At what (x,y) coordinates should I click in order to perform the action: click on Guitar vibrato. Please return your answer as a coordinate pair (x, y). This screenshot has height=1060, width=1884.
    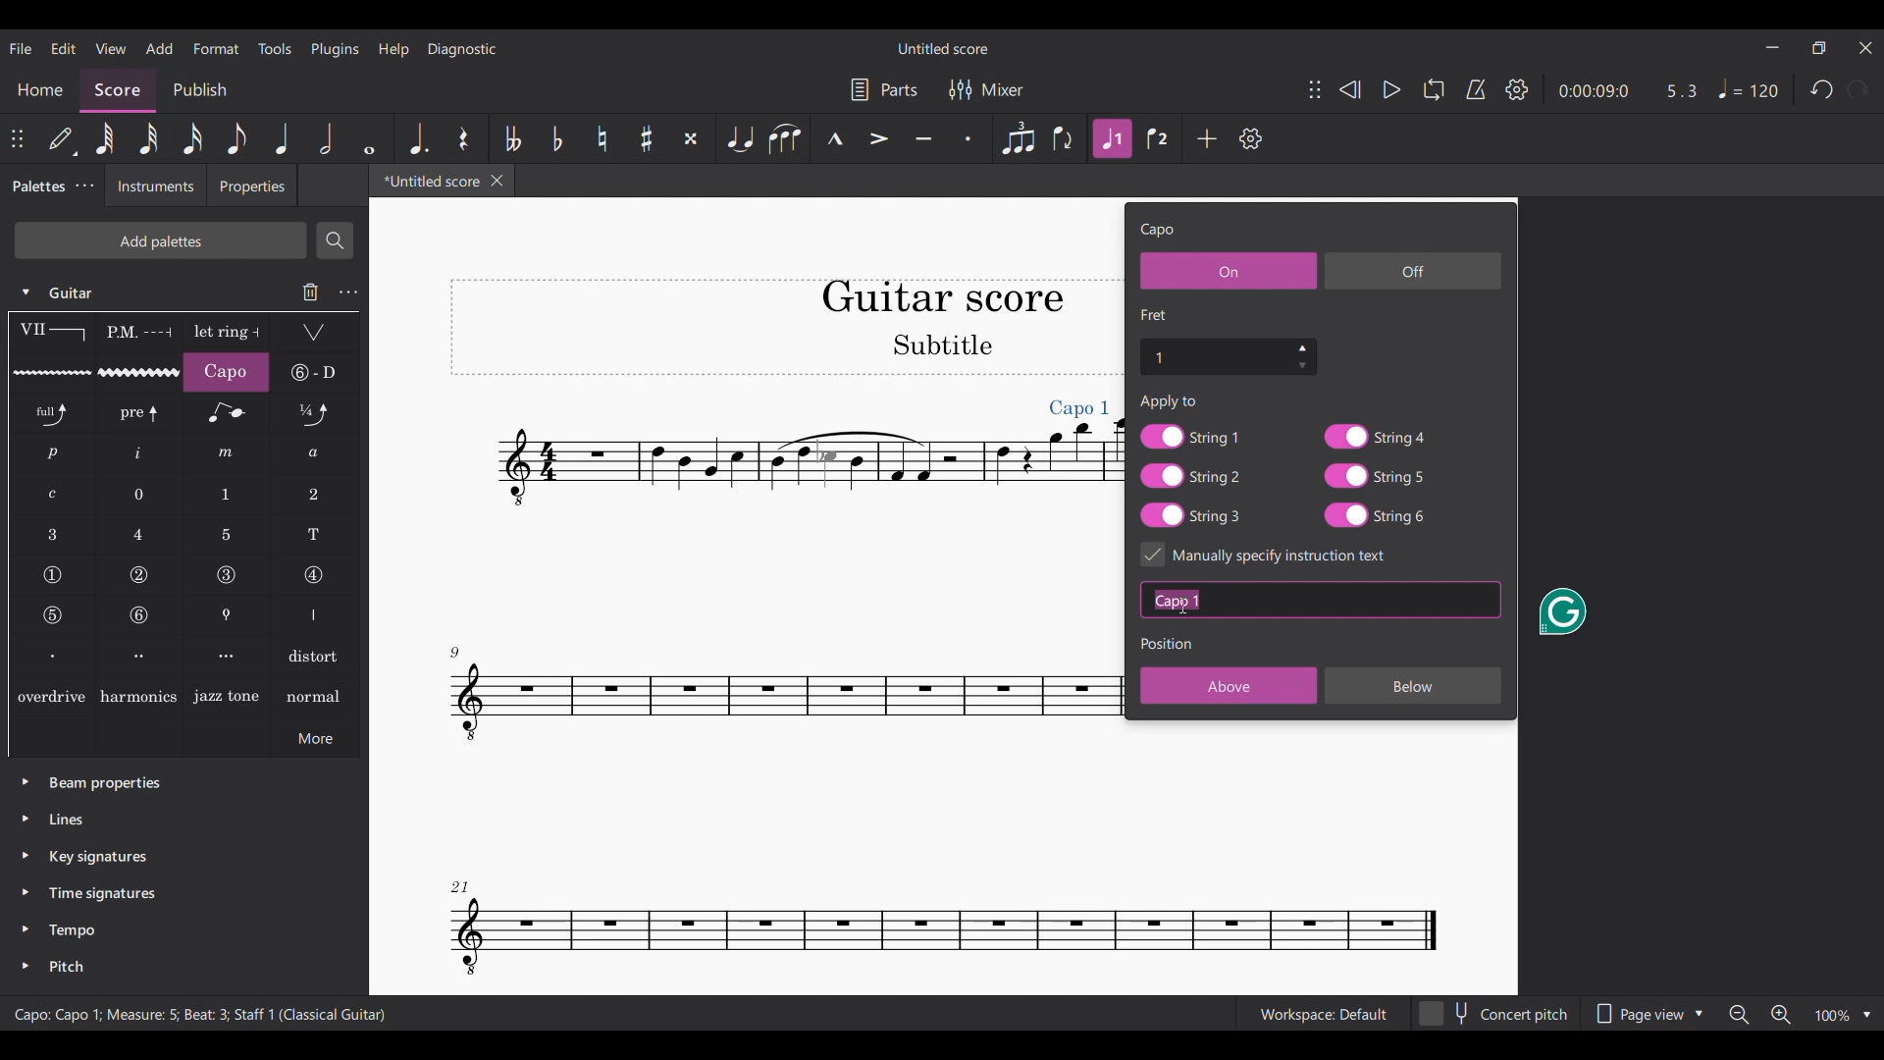
    Looking at the image, I should click on (52, 373).